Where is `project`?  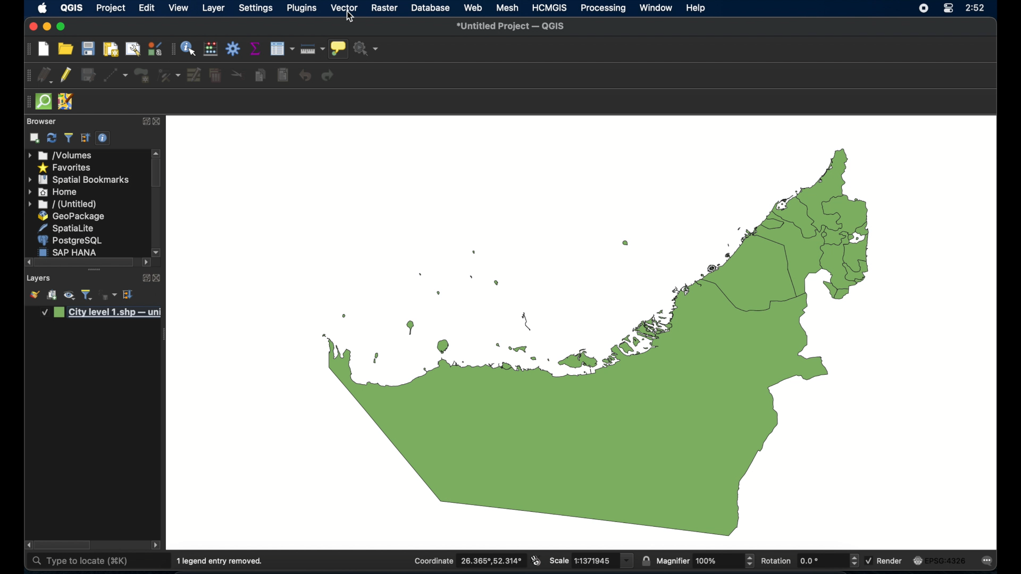 project is located at coordinates (111, 9).